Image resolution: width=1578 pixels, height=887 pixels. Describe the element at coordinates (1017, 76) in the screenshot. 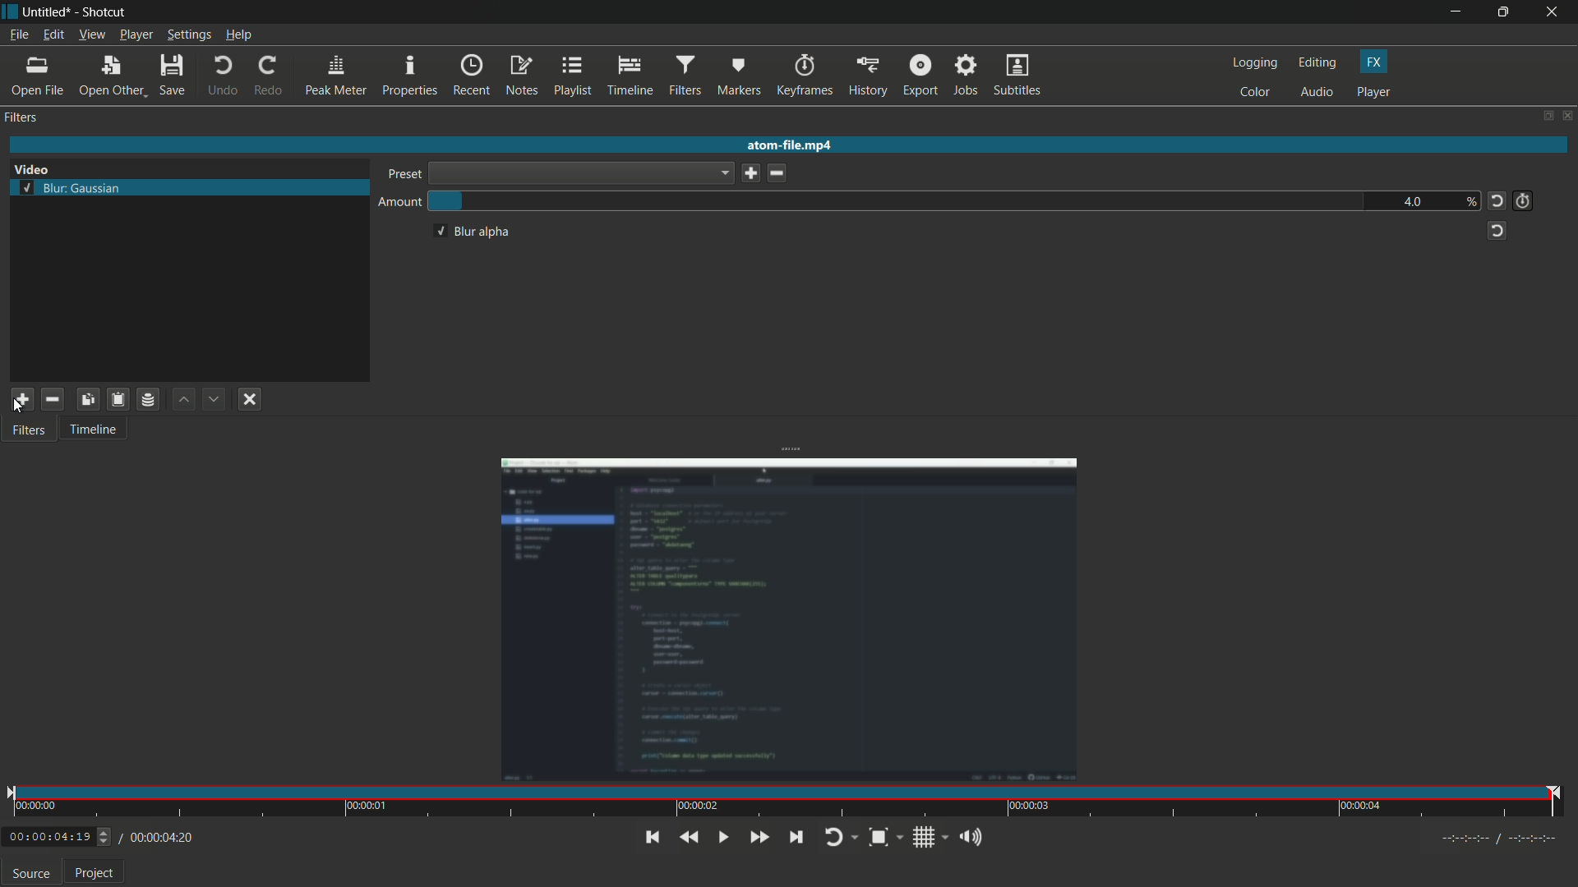

I see `subtitles` at that location.